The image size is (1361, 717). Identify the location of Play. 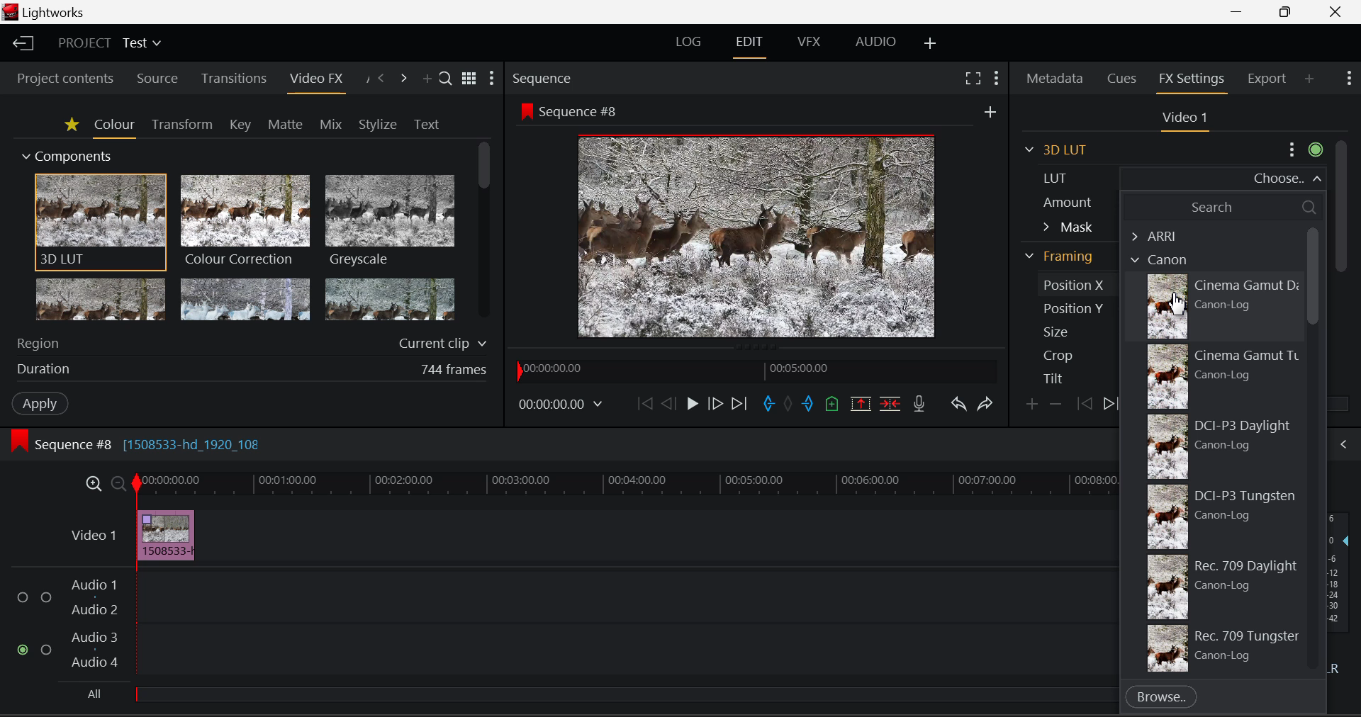
(690, 404).